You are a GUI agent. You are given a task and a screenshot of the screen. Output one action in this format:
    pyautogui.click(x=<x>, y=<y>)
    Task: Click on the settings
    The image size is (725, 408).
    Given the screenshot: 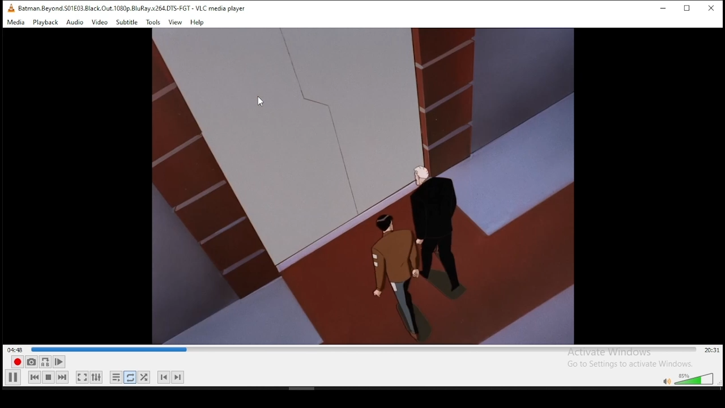 What is the action you would take?
    pyautogui.click(x=99, y=377)
    